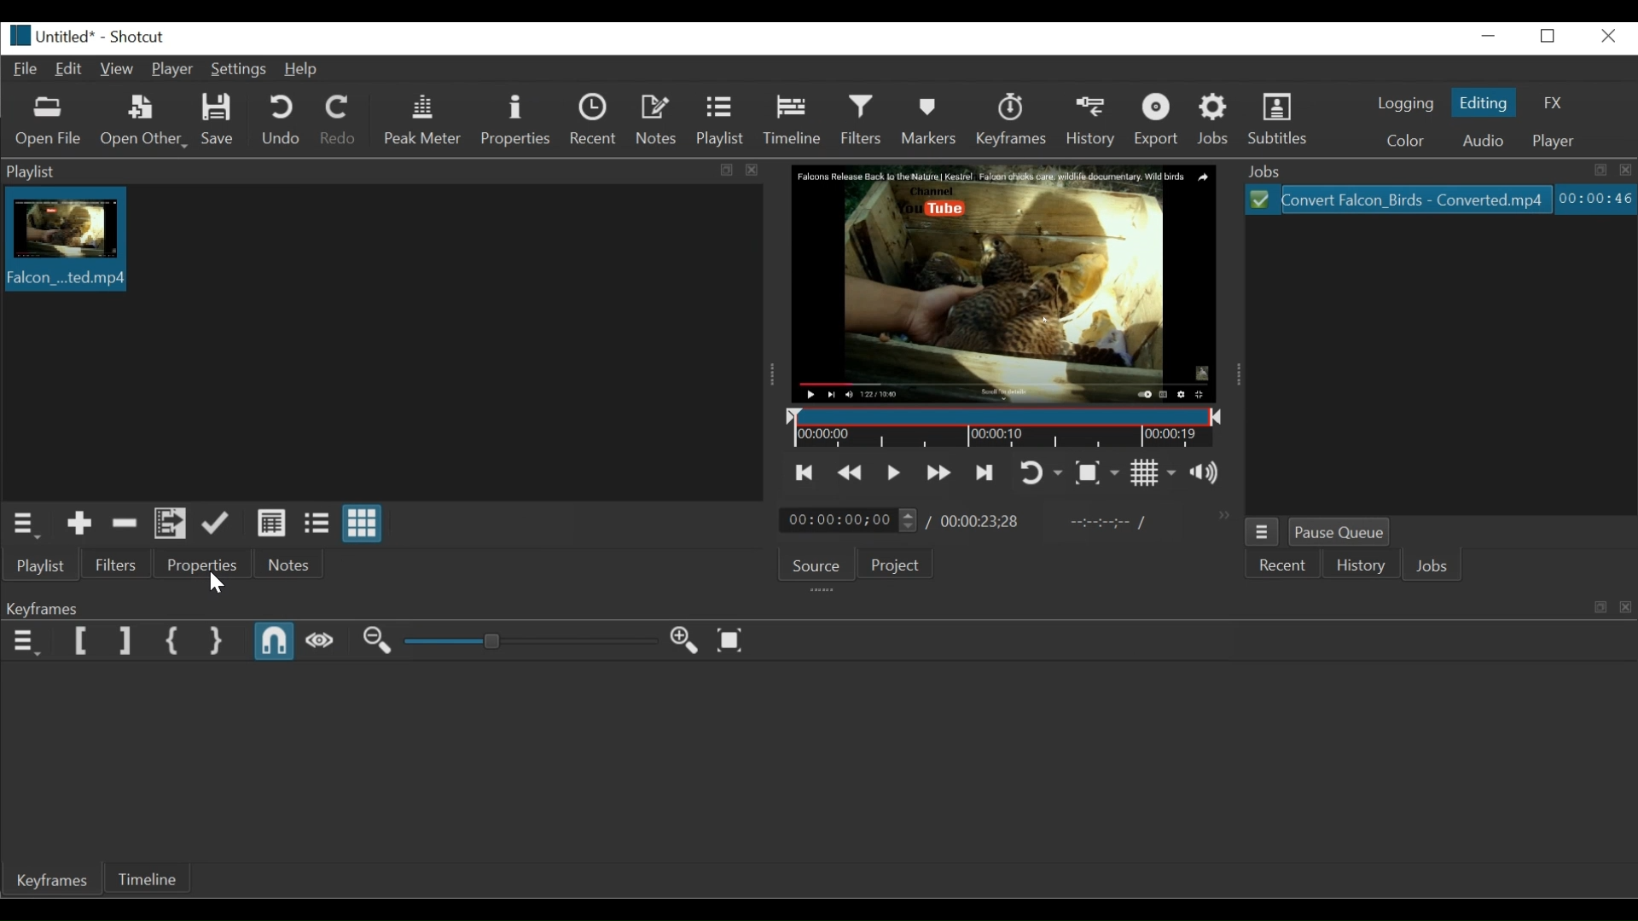 This screenshot has height=921, width=1638. I want to click on Subtitles, so click(1281, 121).